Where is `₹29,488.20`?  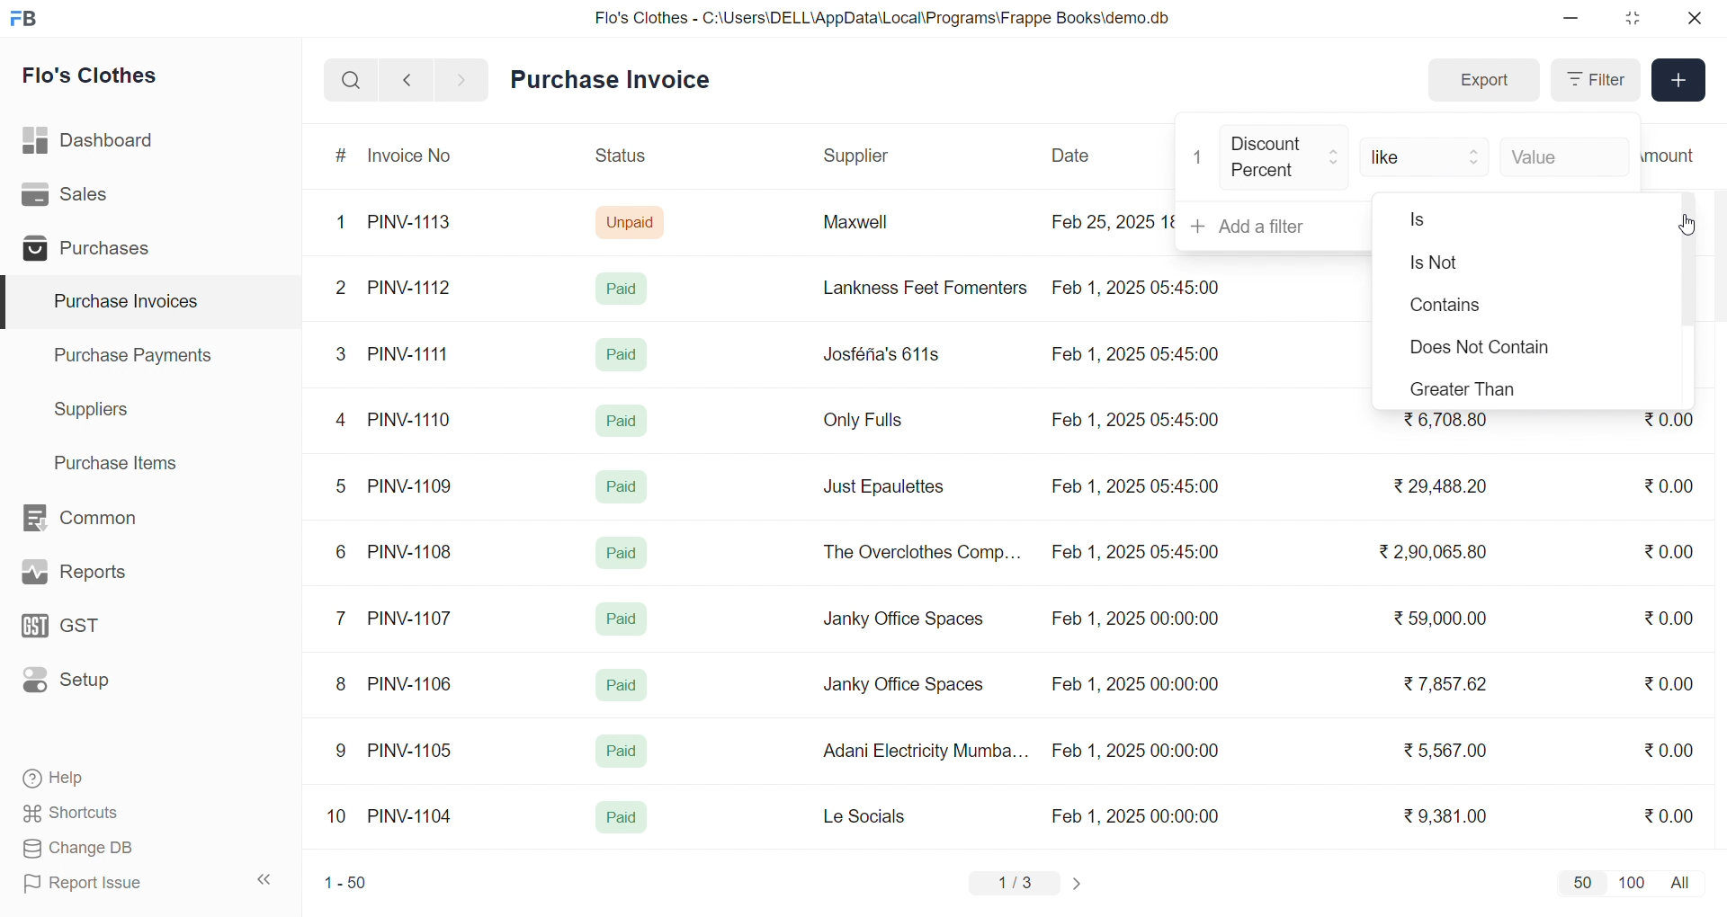 ₹29,488.20 is located at coordinates (1435, 486).